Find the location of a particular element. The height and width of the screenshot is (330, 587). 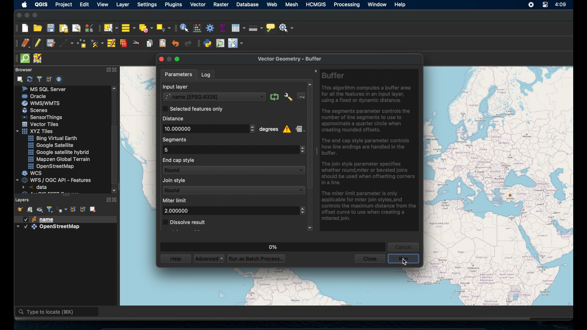

round dropdown is located at coordinates (234, 170).